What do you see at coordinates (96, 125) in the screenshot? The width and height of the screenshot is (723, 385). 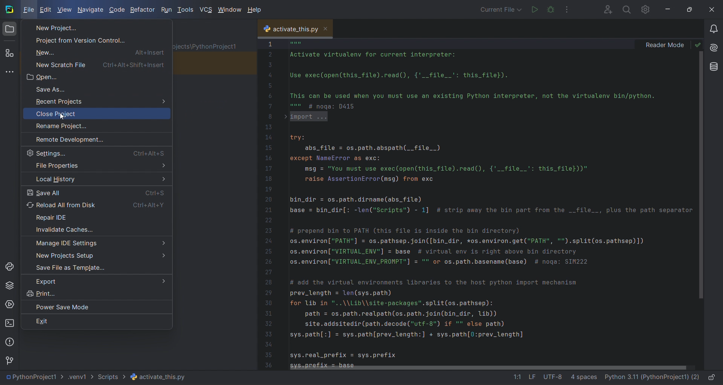 I see `rename project` at bounding box center [96, 125].